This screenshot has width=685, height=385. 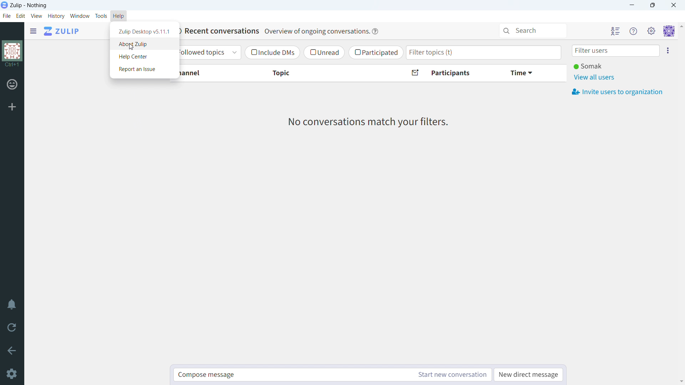 I want to click on Followed topics, so click(x=209, y=52).